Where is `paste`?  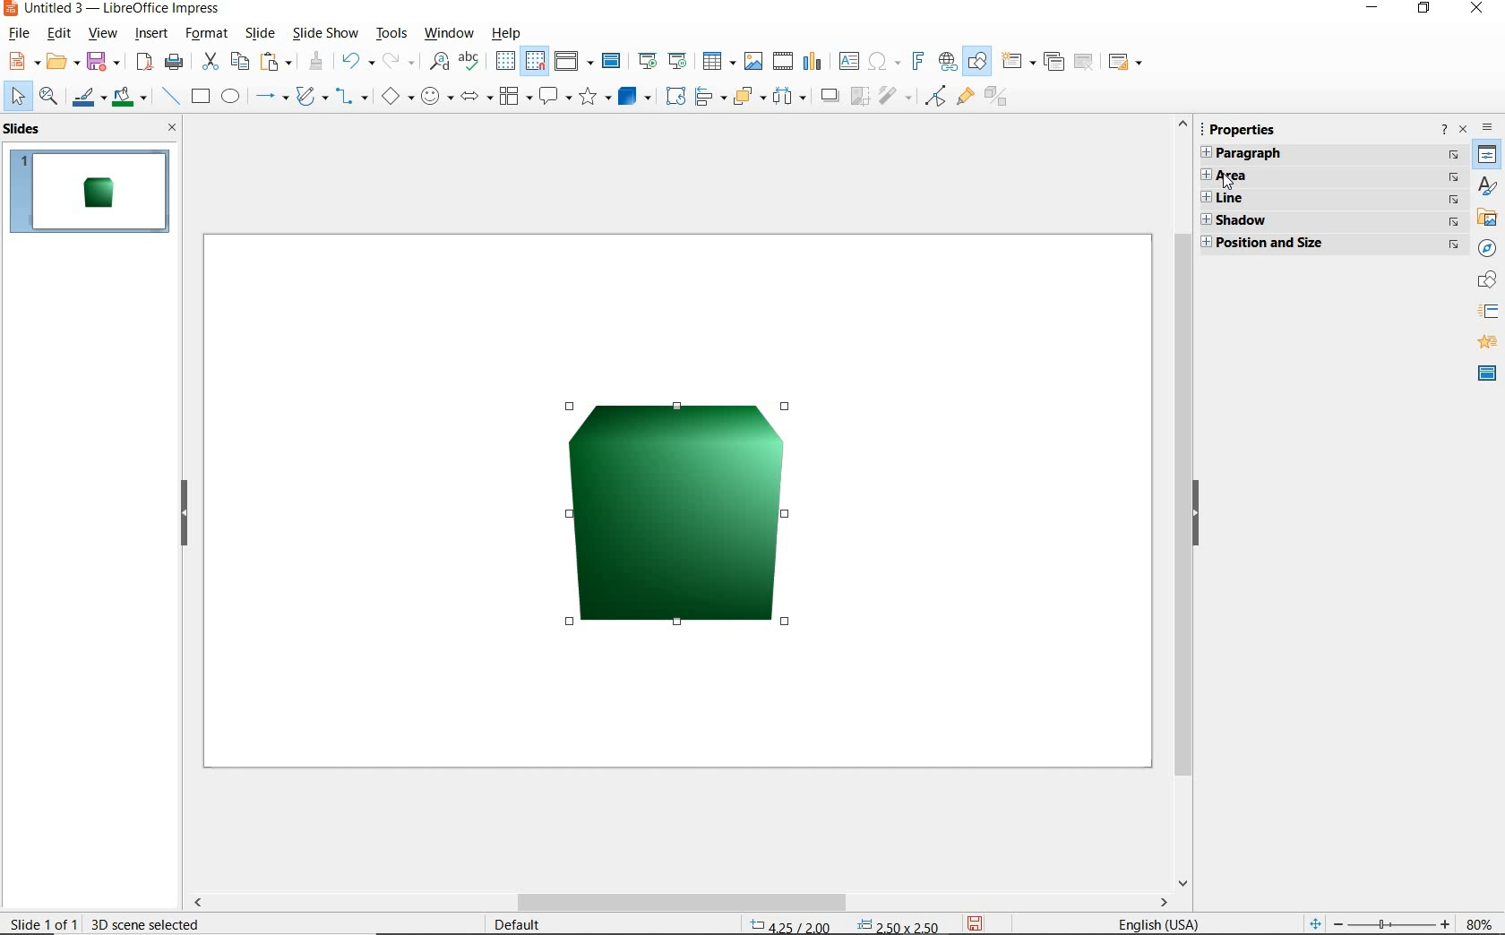
paste is located at coordinates (277, 62).